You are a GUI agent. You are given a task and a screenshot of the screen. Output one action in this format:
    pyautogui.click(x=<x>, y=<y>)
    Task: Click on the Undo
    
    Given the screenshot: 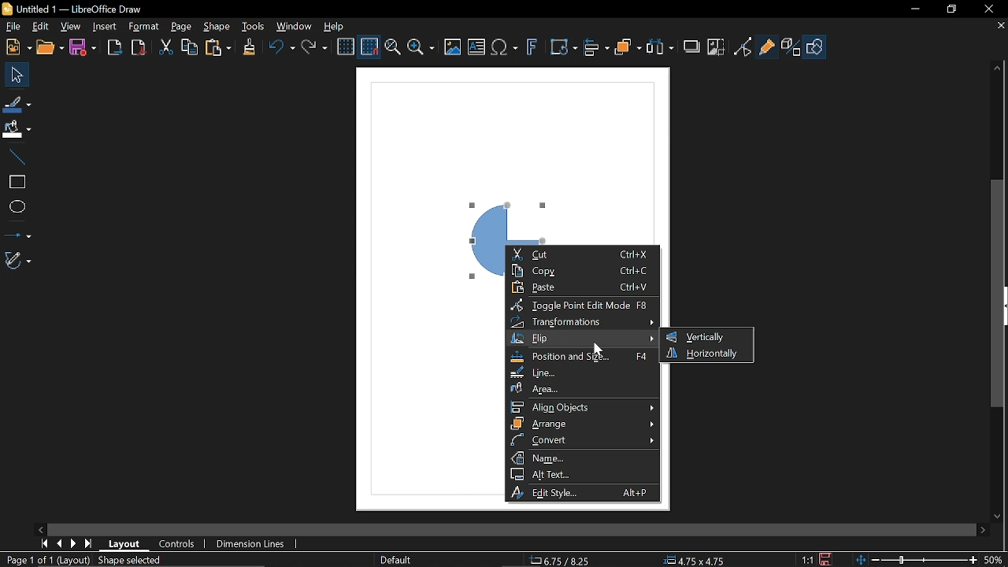 What is the action you would take?
    pyautogui.click(x=280, y=48)
    